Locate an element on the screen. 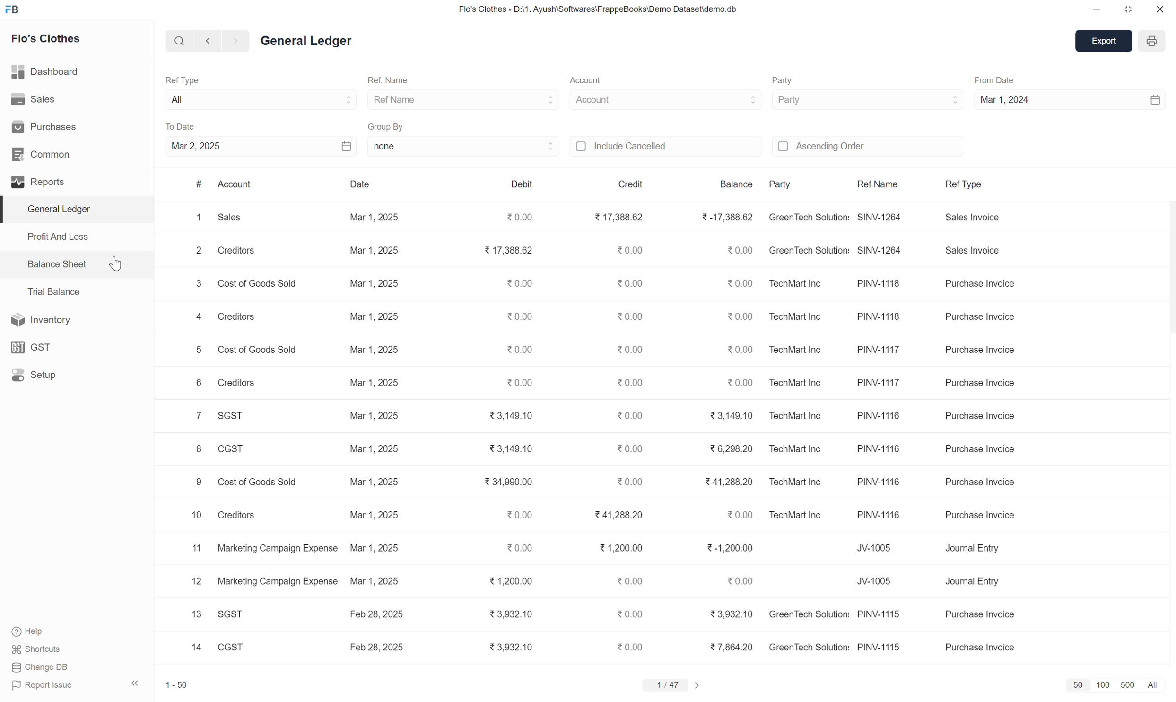 Image resolution: width=1176 pixels, height=702 pixels. 0.00 is located at coordinates (733, 283).